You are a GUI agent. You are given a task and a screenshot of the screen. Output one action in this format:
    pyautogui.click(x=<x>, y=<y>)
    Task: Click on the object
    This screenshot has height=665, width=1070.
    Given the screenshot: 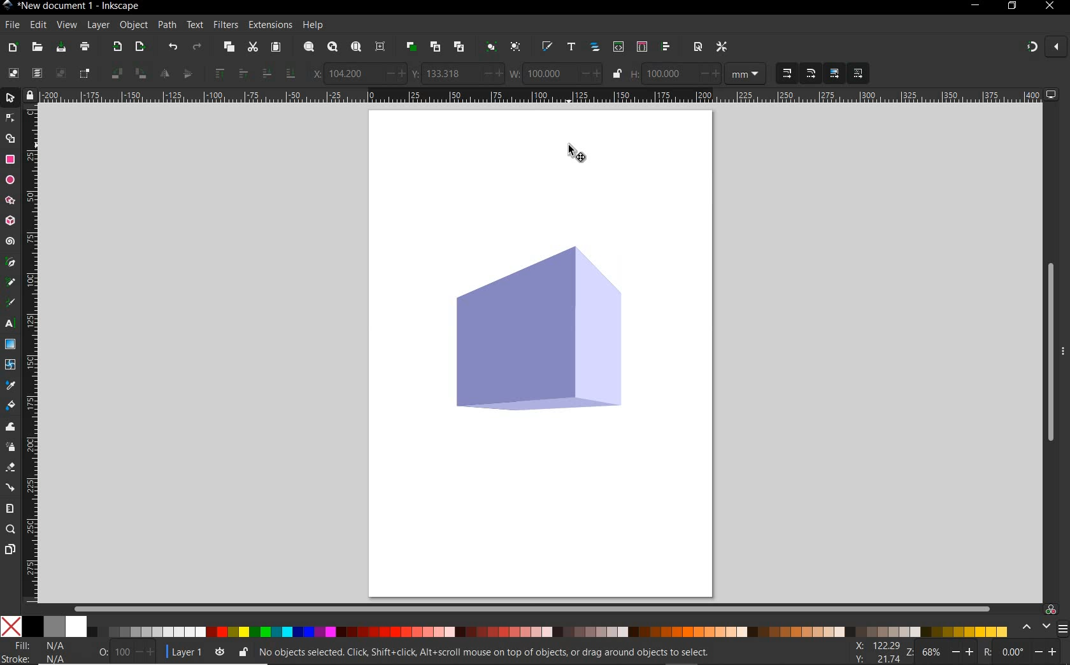 What is the action you would take?
    pyautogui.click(x=133, y=25)
    